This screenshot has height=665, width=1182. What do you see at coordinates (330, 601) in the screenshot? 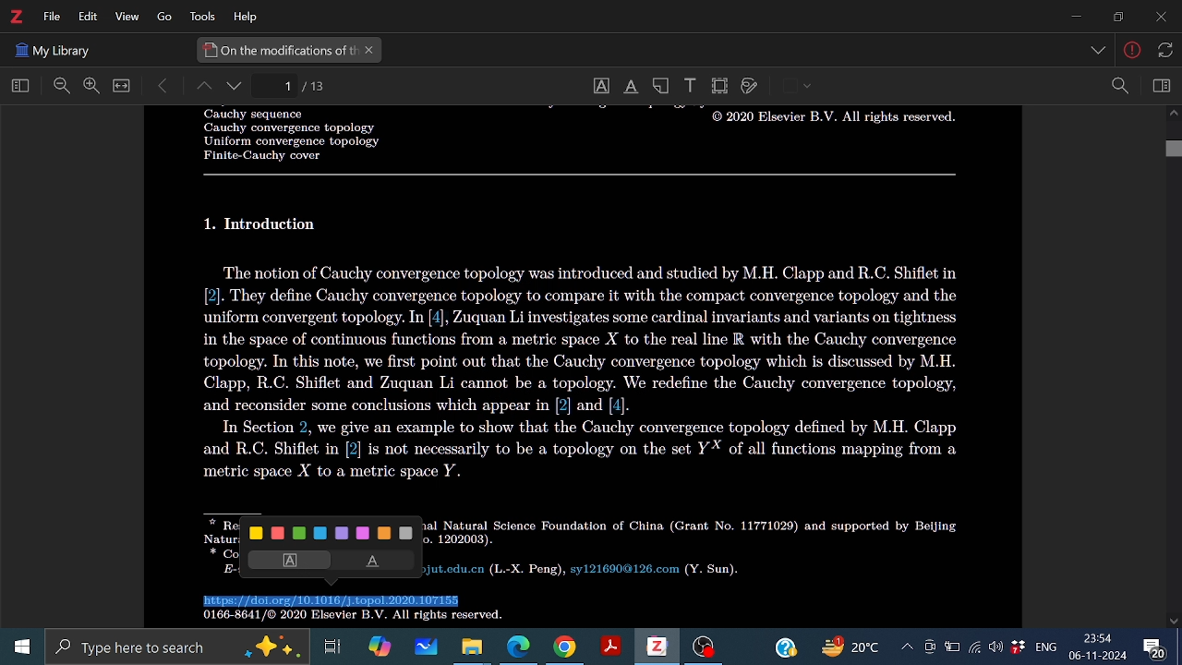
I see `Copied text` at bounding box center [330, 601].